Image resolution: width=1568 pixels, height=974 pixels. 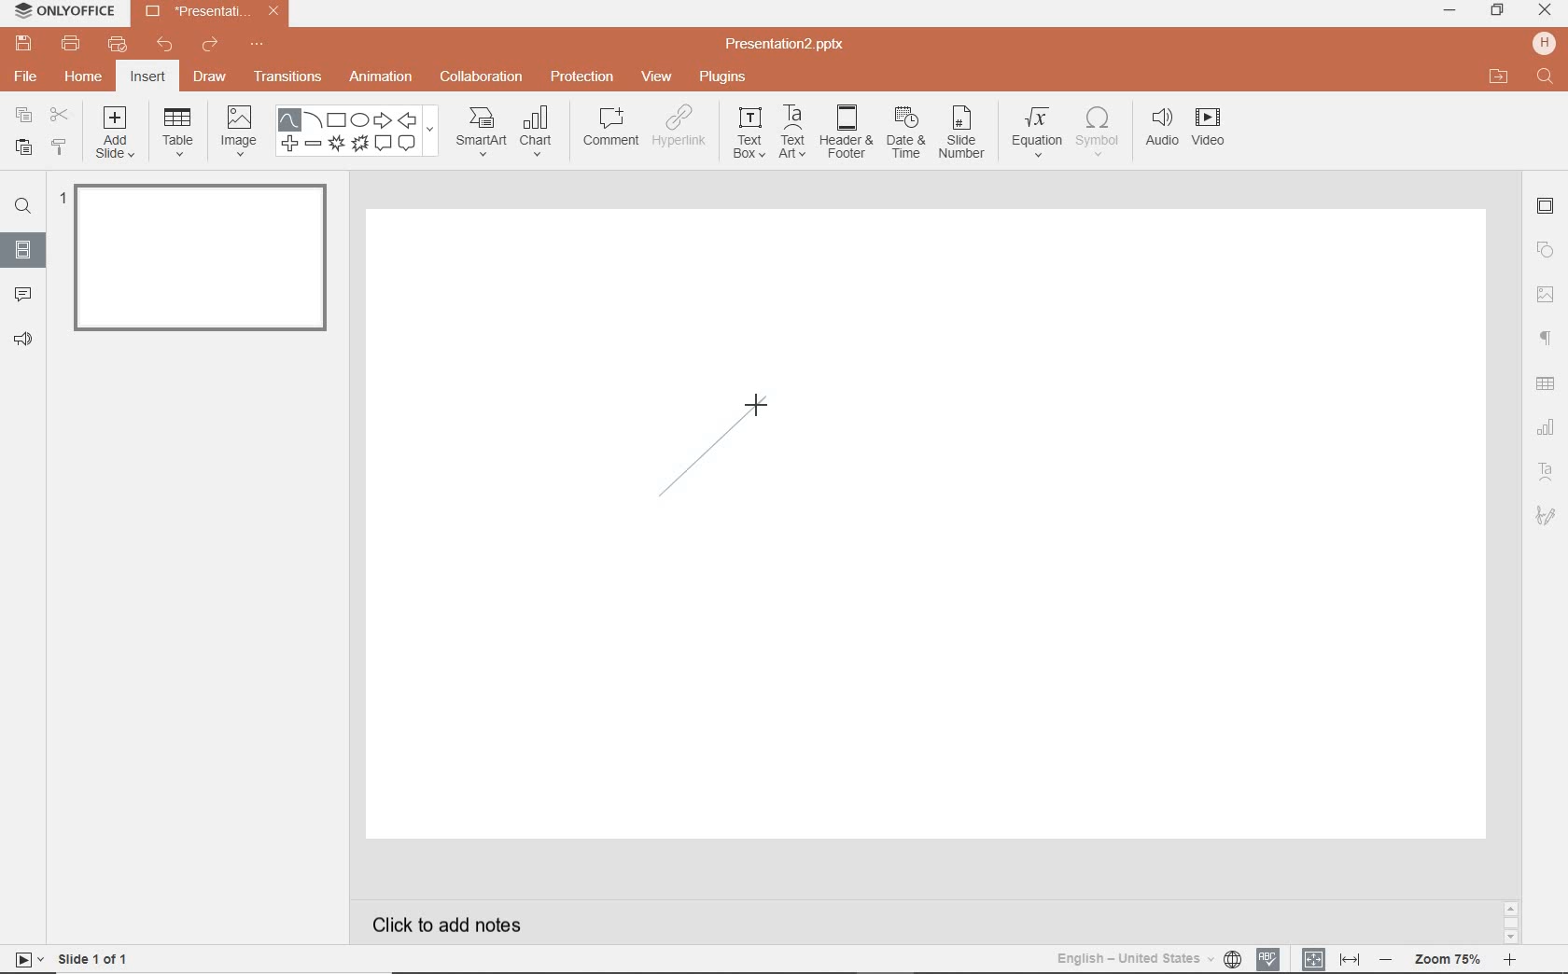 I want to click on SLIDE SETTINGS, so click(x=1547, y=207).